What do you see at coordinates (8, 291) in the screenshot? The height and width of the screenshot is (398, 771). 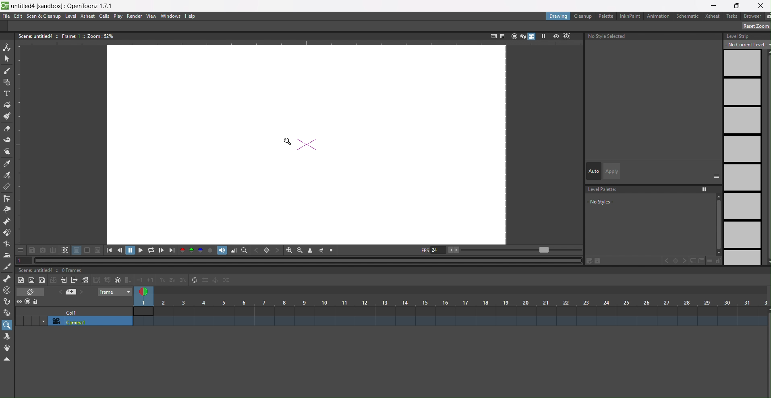 I see `tracker tool` at bounding box center [8, 291].